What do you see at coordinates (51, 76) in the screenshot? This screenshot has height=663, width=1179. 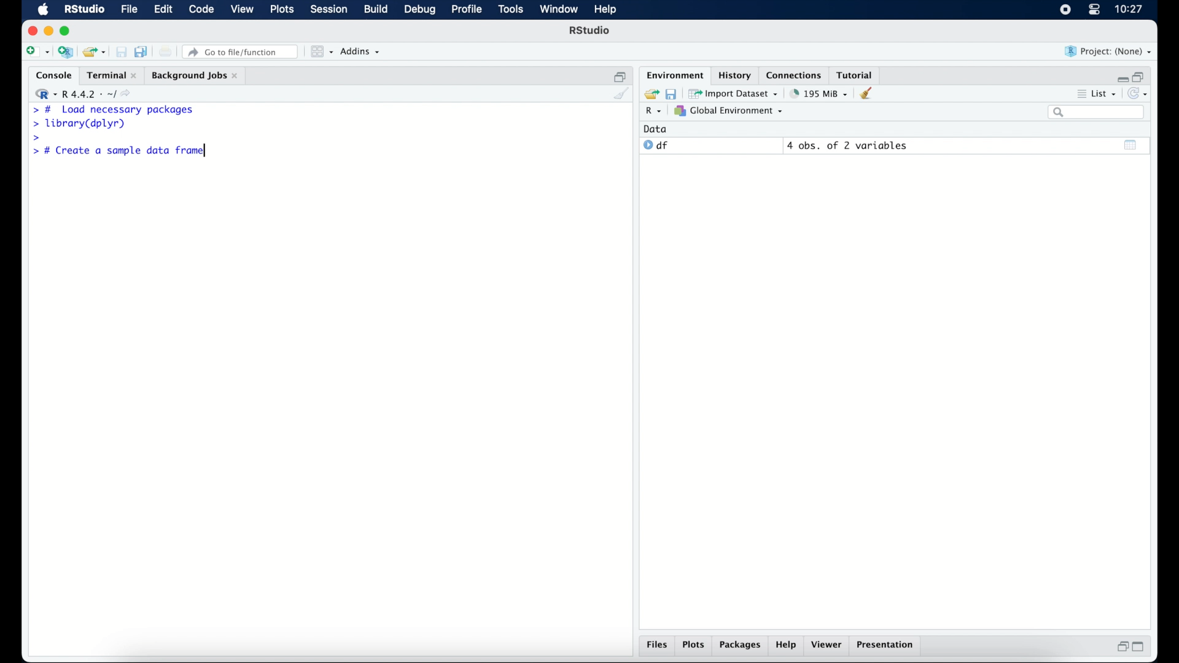 I see `console` at bounding box center [51, 76].